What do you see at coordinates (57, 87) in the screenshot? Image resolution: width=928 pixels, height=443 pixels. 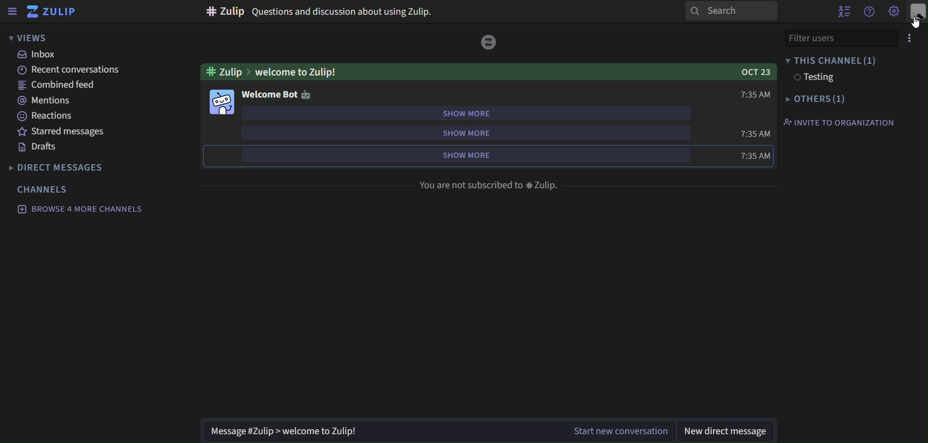 I see `combined feed` at bounding box center [57, 87].